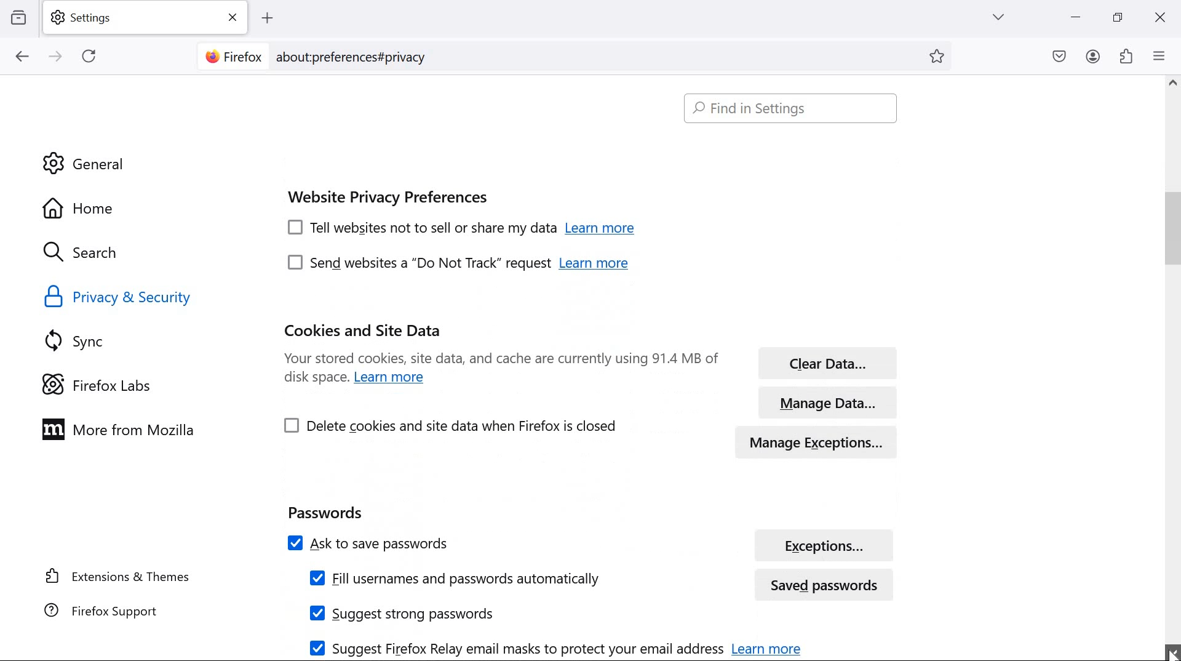 The width and height of the screenshot is (1181, 661). Describe the element at coordinates (81, 340) in the screenshot. I see `sync` at that location.